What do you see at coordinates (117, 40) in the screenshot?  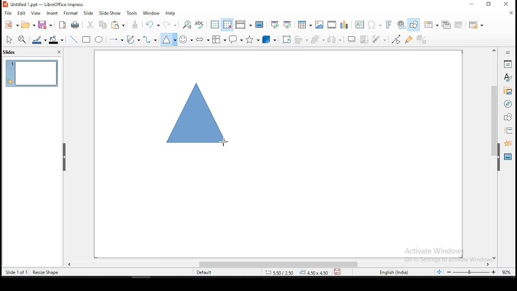 I see `lines and arrows` at bounding box center [117, 40].